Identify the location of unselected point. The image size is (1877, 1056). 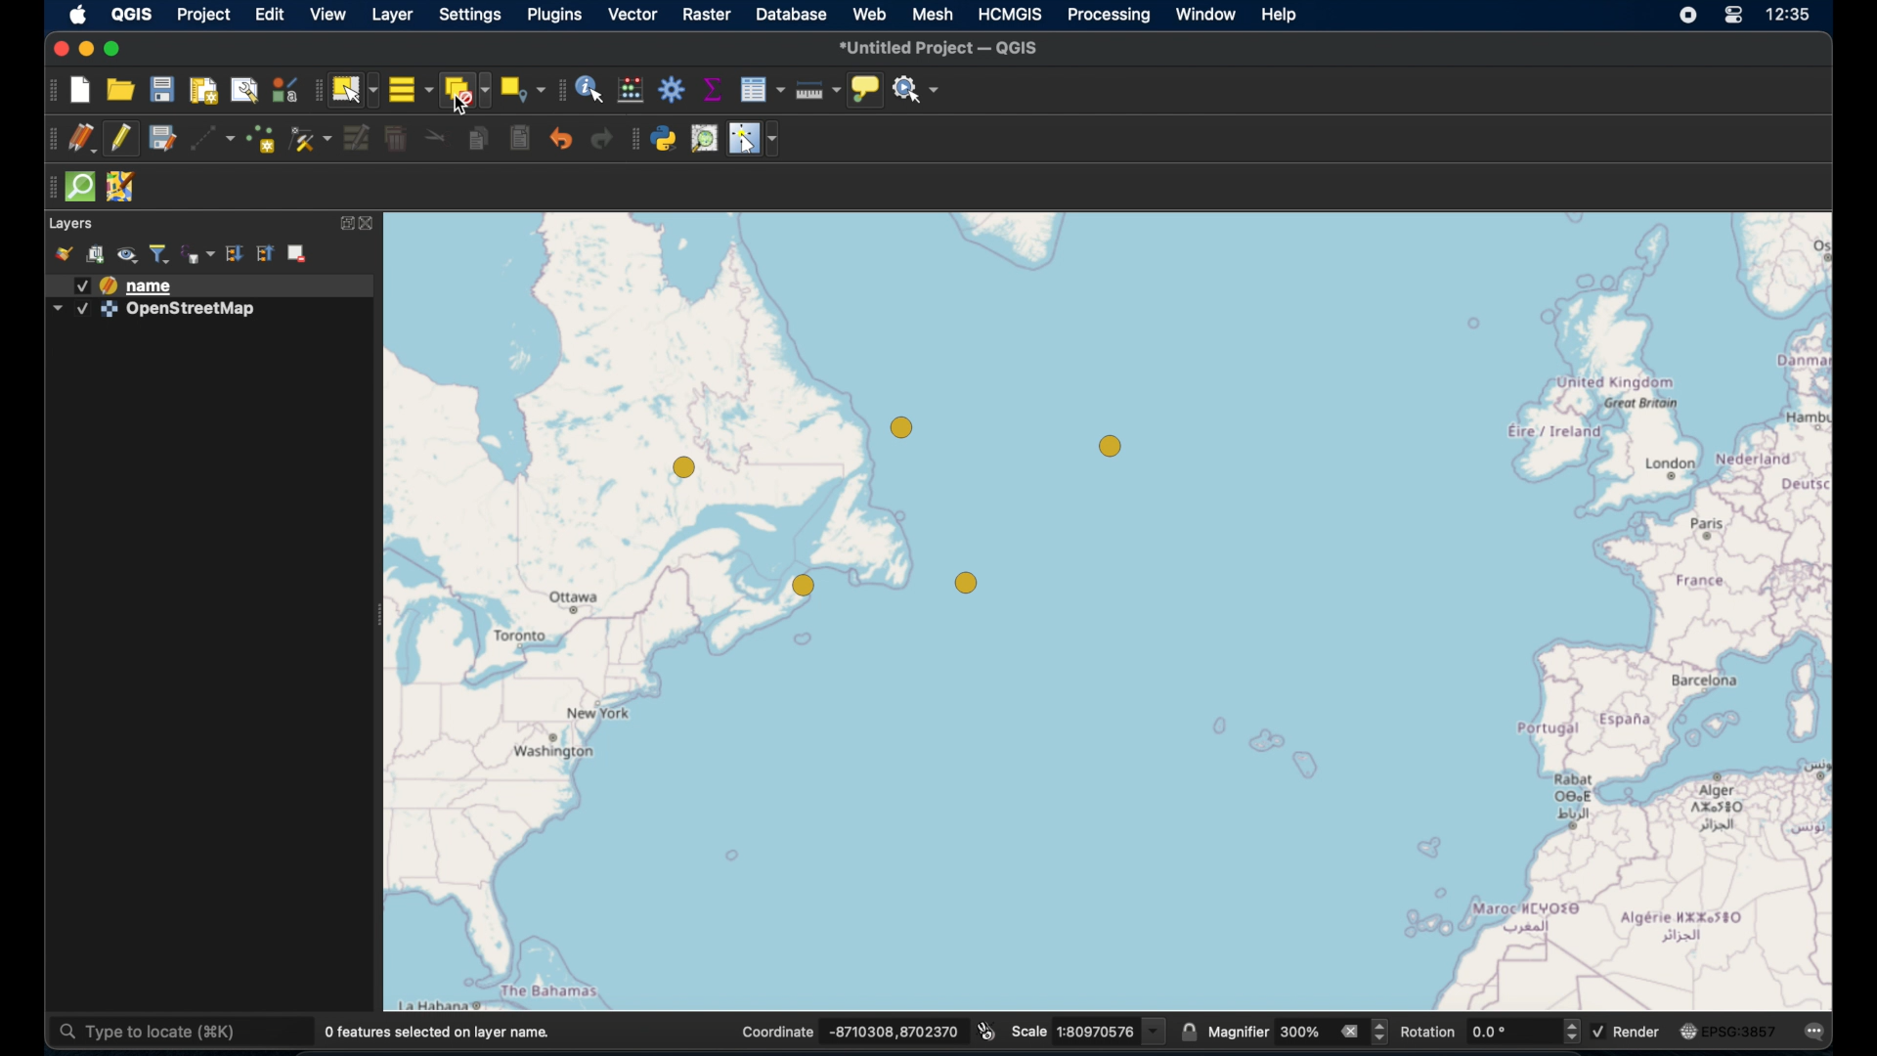
(1111, 447).